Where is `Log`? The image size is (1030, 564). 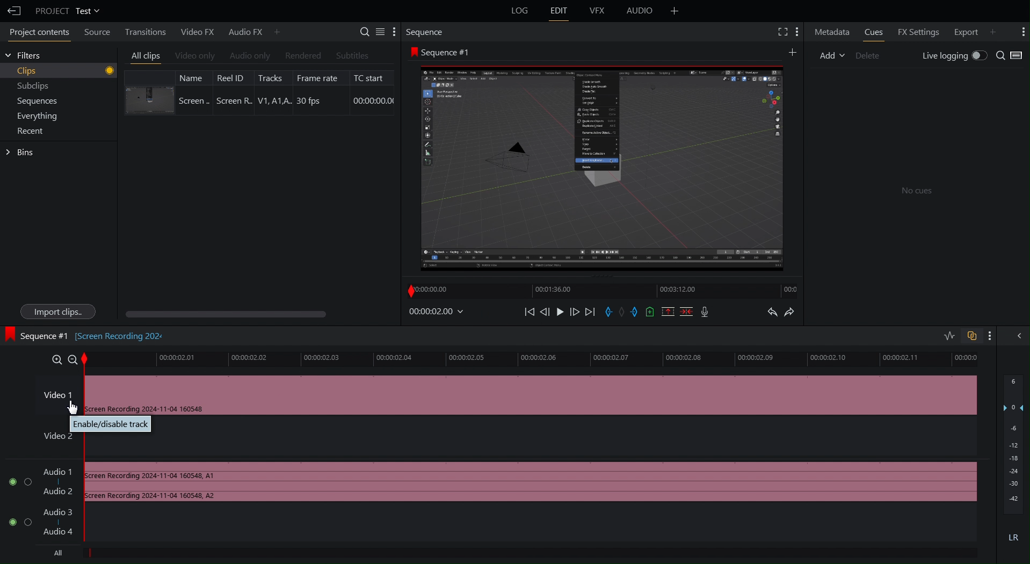
Log is located at coordinates (518, 12).